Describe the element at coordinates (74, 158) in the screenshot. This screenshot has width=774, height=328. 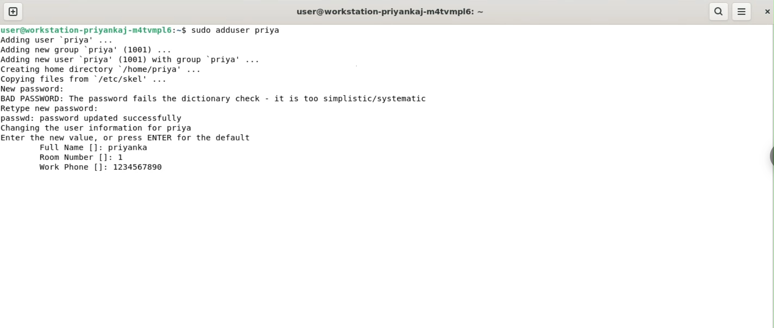
I see `room number []:` at that location.